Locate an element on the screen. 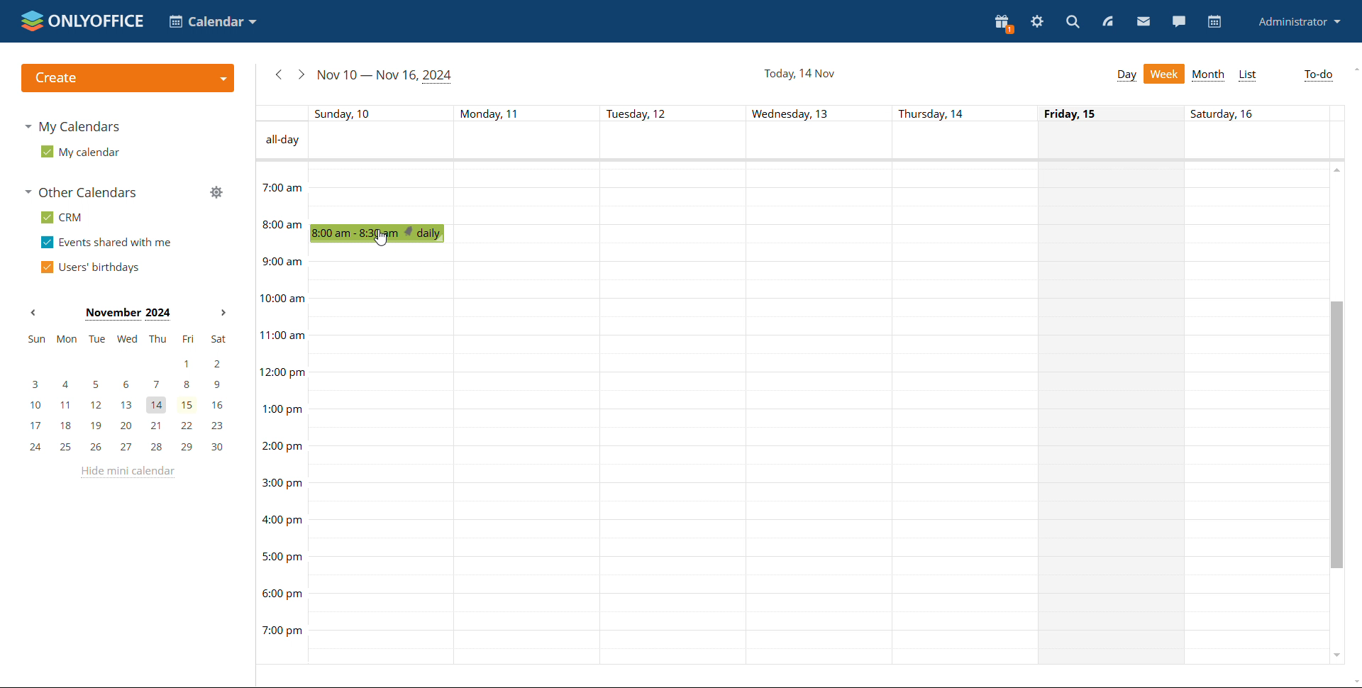 The image size is (1362, 688). cursor is located at coordinates (382, 237).